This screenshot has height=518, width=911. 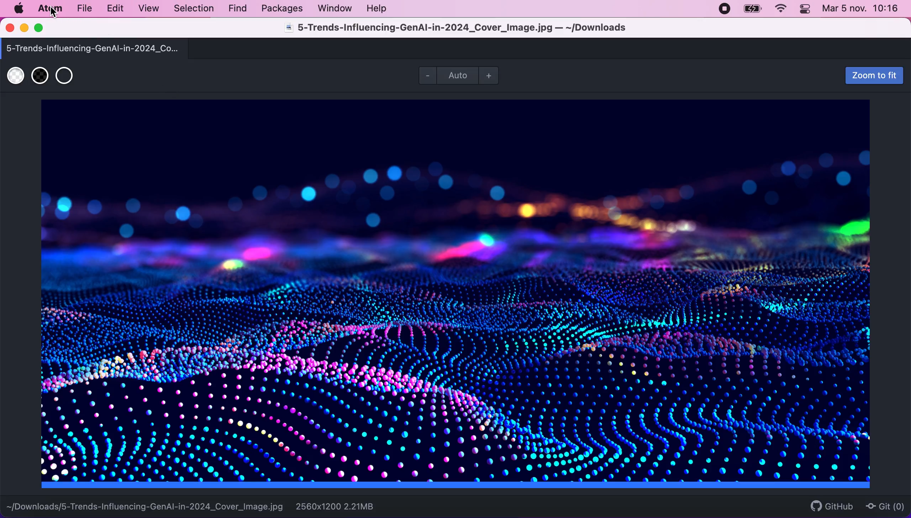 What do you see at coordinates (40, 75) in the screenshot?
I see `use black transparent background` at bounding box center [40, 75].